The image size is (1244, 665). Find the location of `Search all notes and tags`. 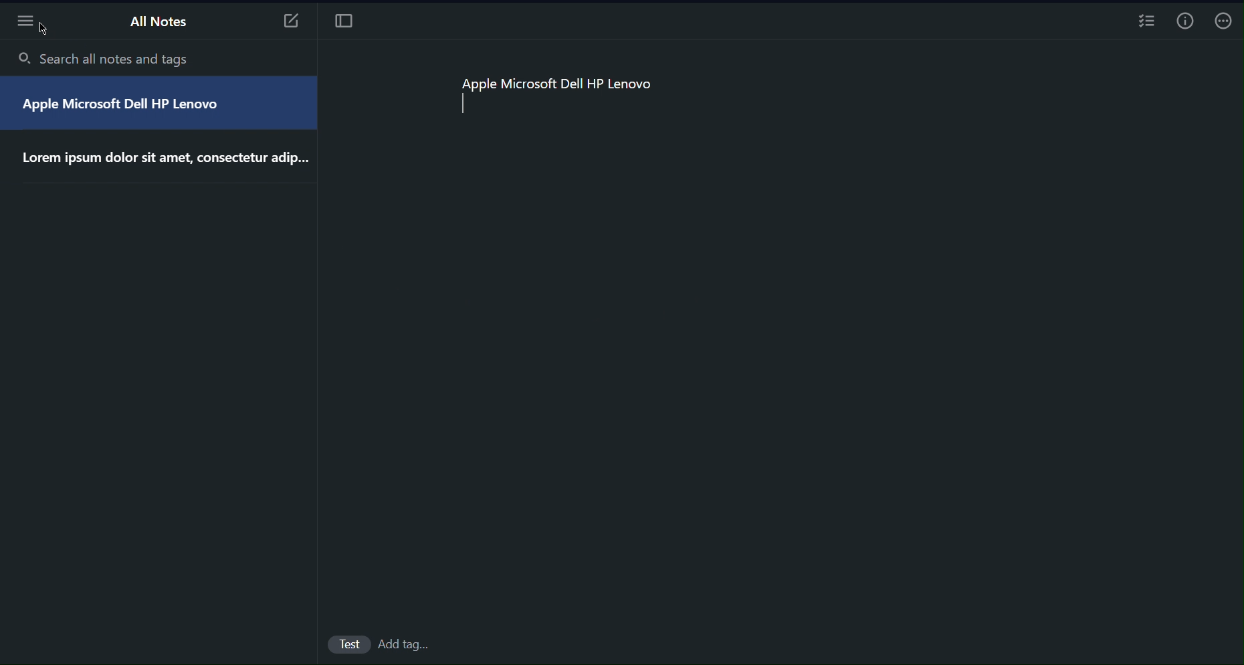

Search all notes and tags is located at coordinates (126, 58).